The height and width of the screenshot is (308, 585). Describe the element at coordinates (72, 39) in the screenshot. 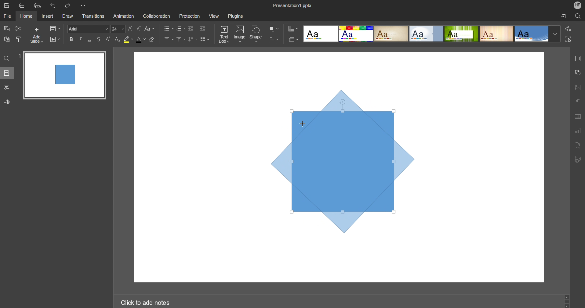

I see `Bold` at that location.